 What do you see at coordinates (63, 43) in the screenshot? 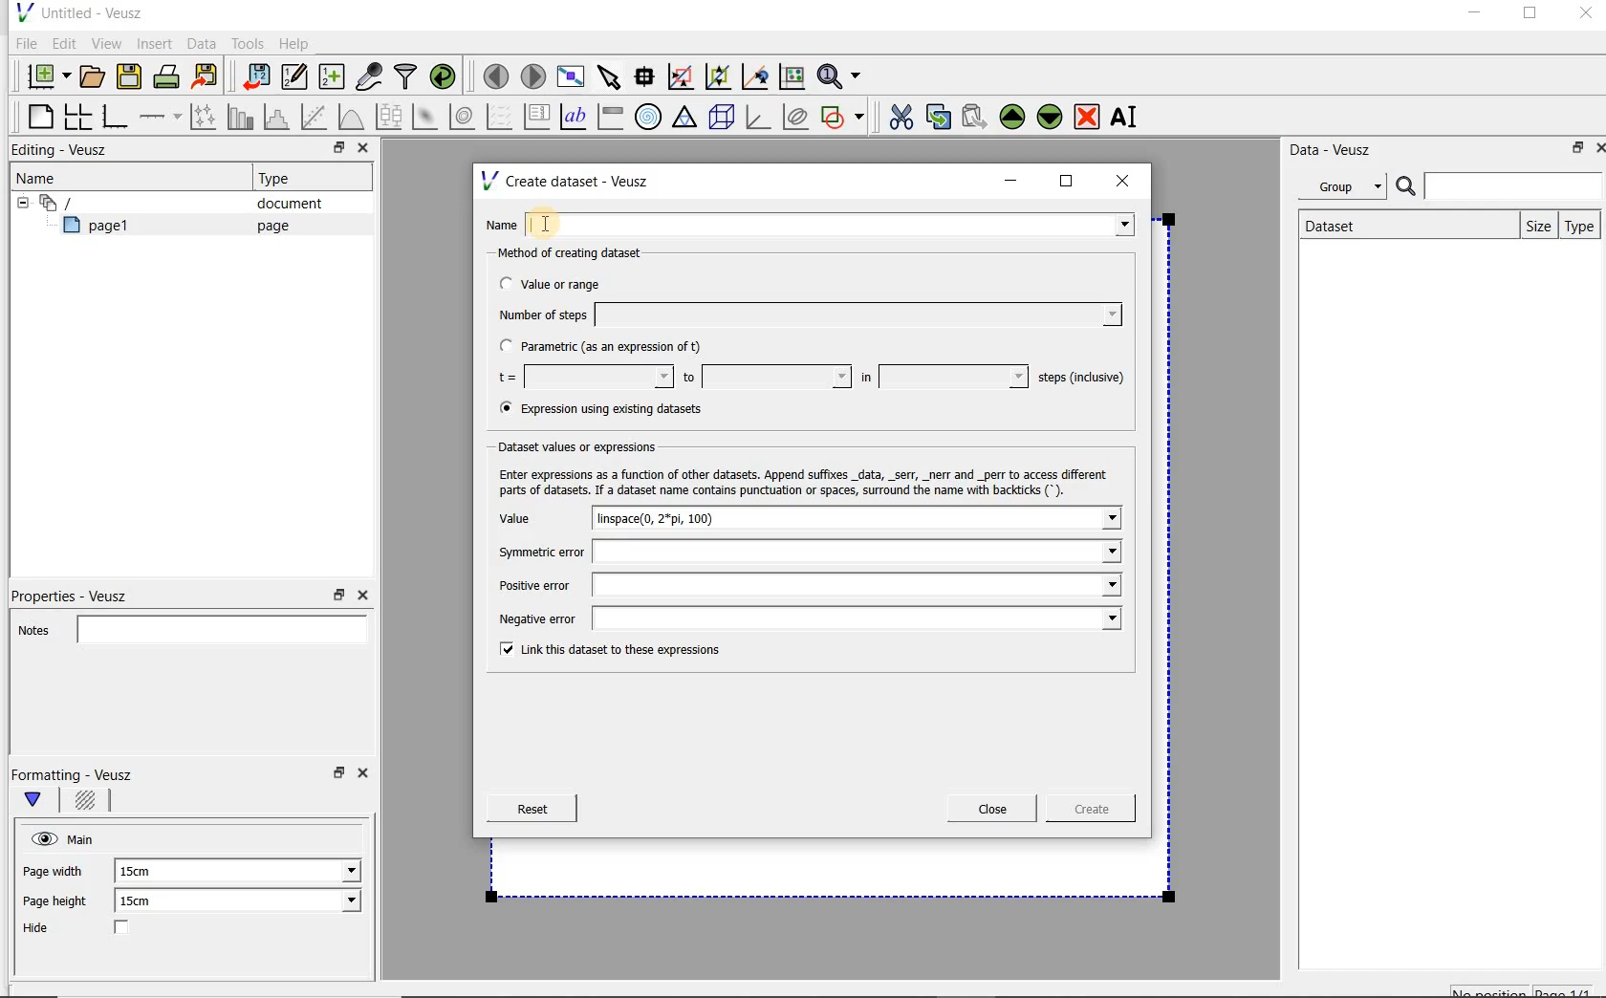
I see `Edit` at bounding box center [63, 43].